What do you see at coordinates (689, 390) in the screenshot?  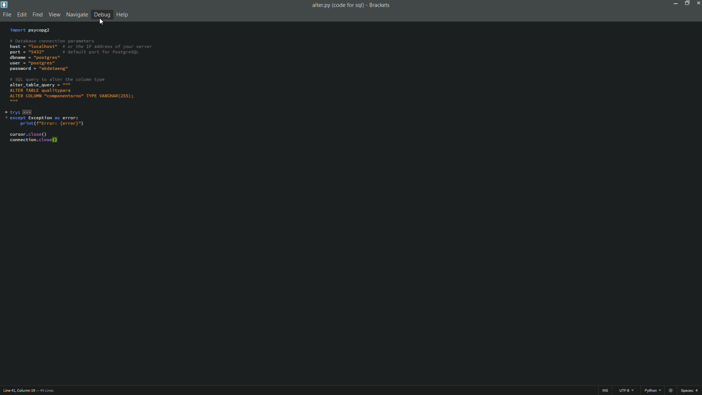 I see `space` at bounding box center [689, 390].